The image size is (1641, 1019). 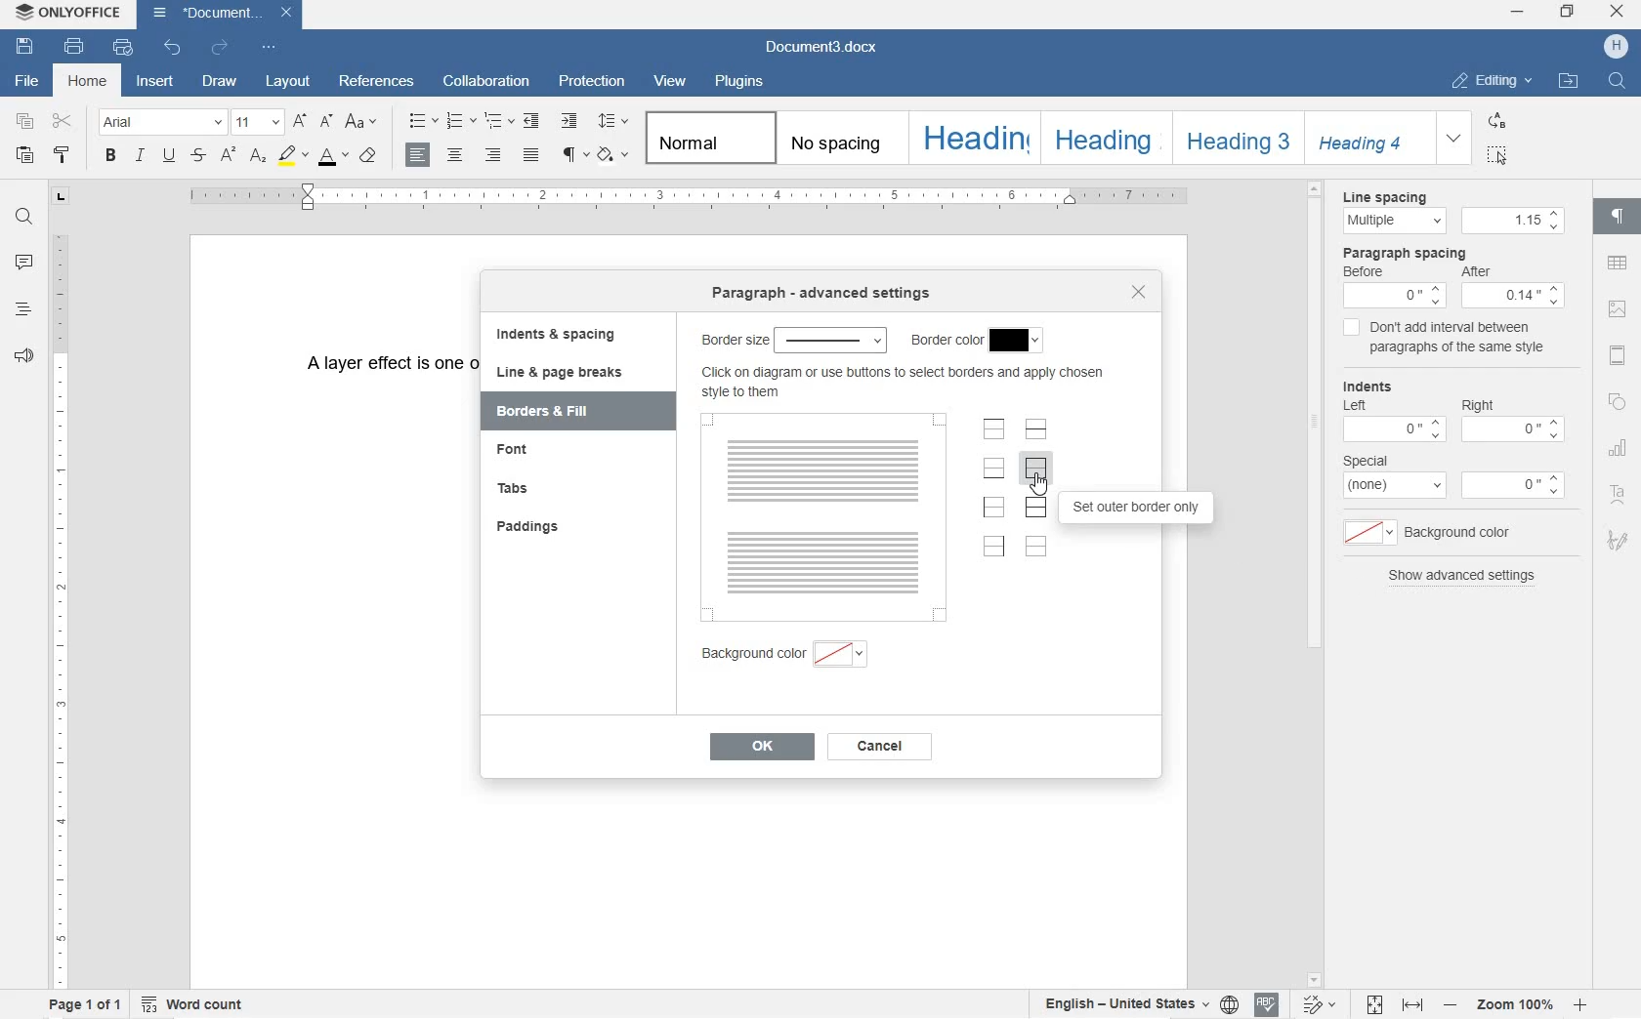 I want to click on select borders and apply chosen style, so click(x=906, y=380).